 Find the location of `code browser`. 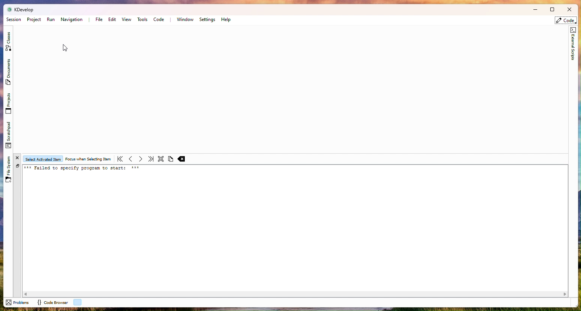

code browser is located at coordinates (52, 302).